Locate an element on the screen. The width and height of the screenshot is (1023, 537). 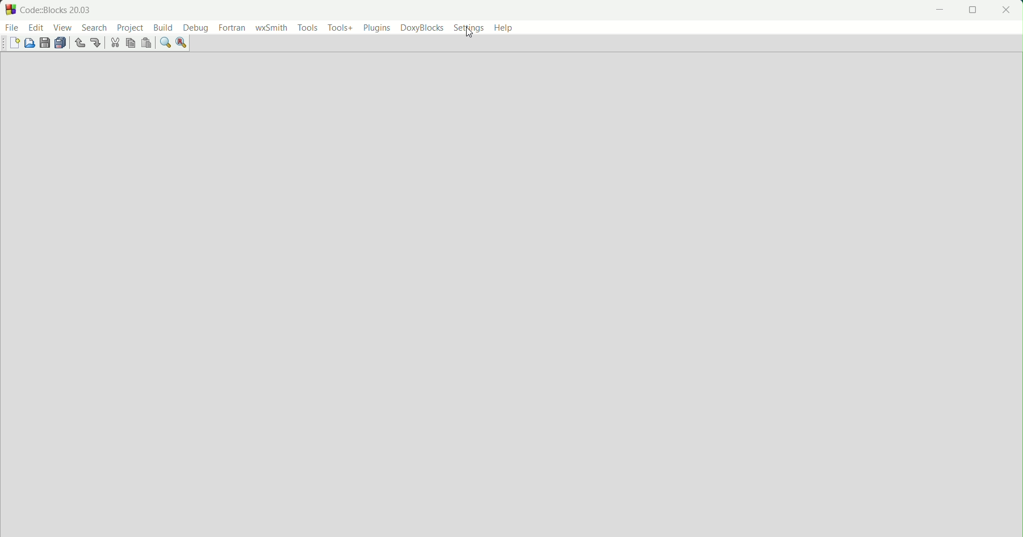
undo is located at coordinates (79, 43).